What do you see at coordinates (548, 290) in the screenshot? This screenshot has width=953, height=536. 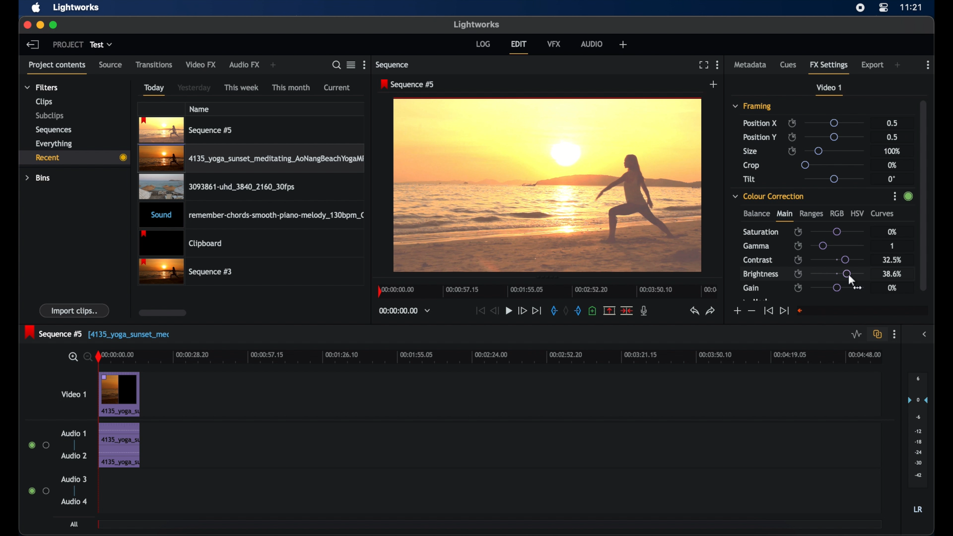 I see `timeline` at bounding box center [548, 290].